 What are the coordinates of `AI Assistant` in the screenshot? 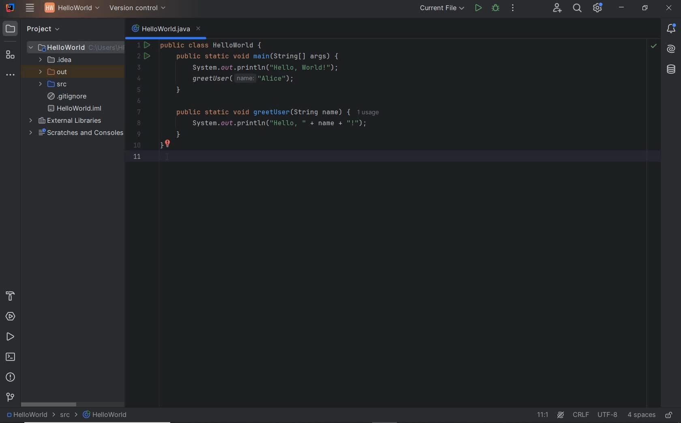 It's located at (672, 47).